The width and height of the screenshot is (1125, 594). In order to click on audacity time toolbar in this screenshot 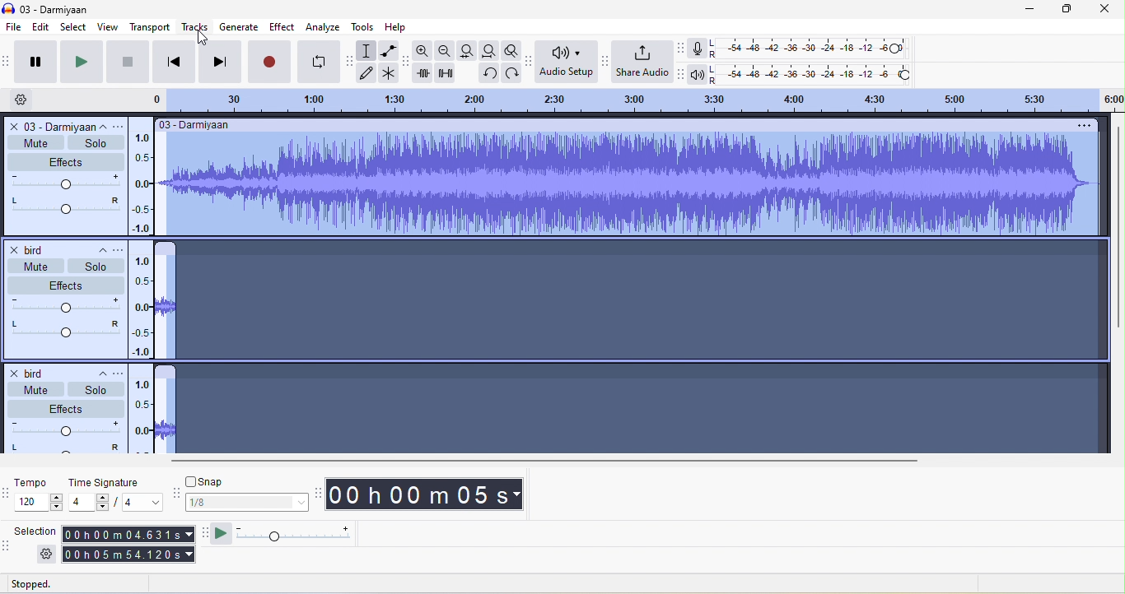, I will do `click(320, 492)`.